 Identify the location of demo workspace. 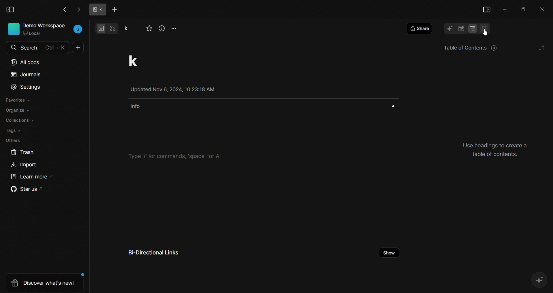
(45, 26).